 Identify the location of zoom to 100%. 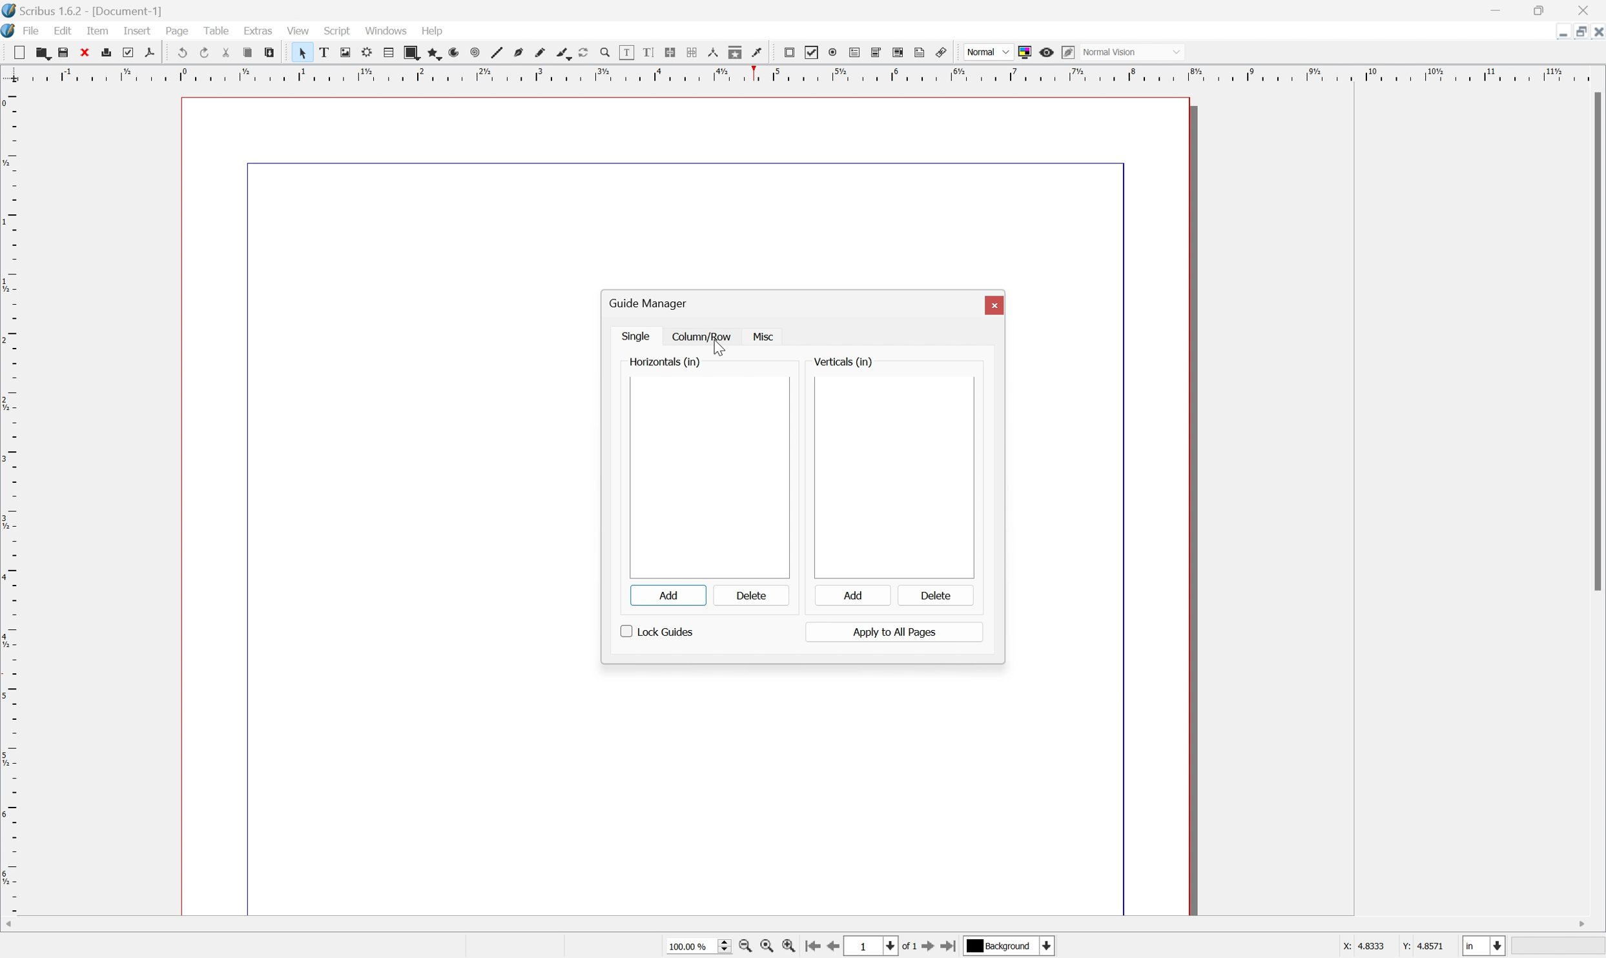
(744, 947).